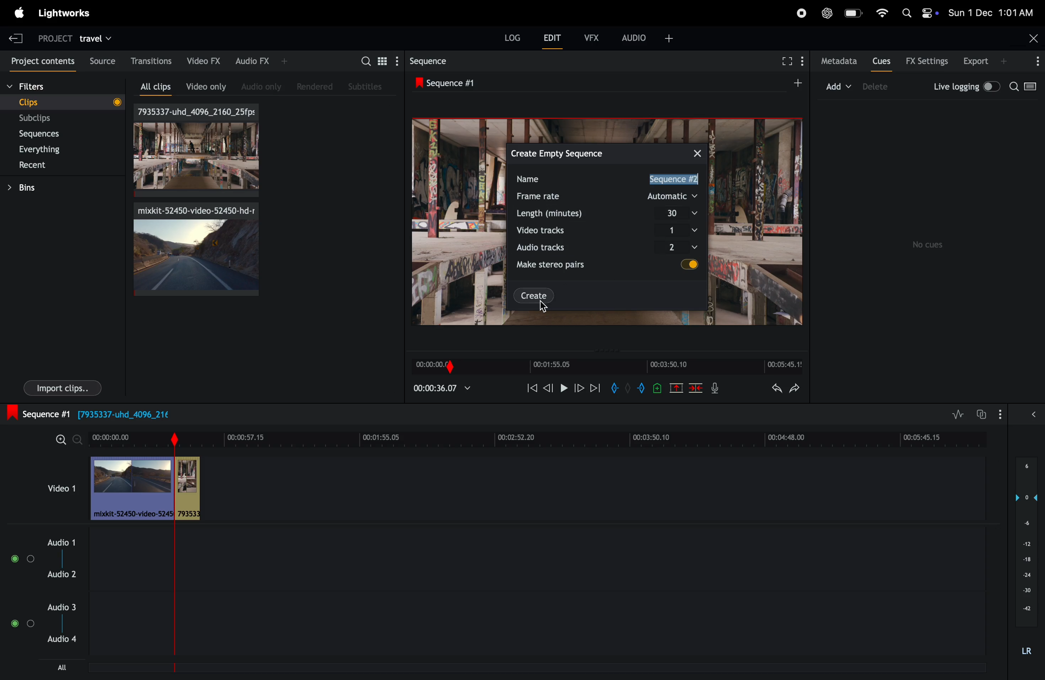  Describe the element at coordinates (554, 265) in the screenshot. I see `make stereo pairs` at that location.